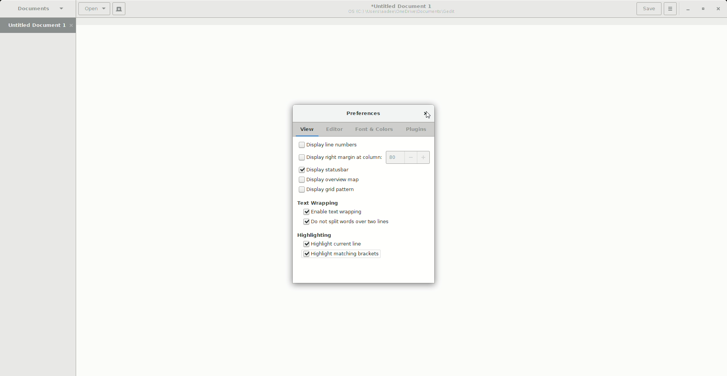 The width and height of the screenshot is (727, 376). Describe the element at coordinates (329, 180) in the screenshot. I see `Overview map` at that location.